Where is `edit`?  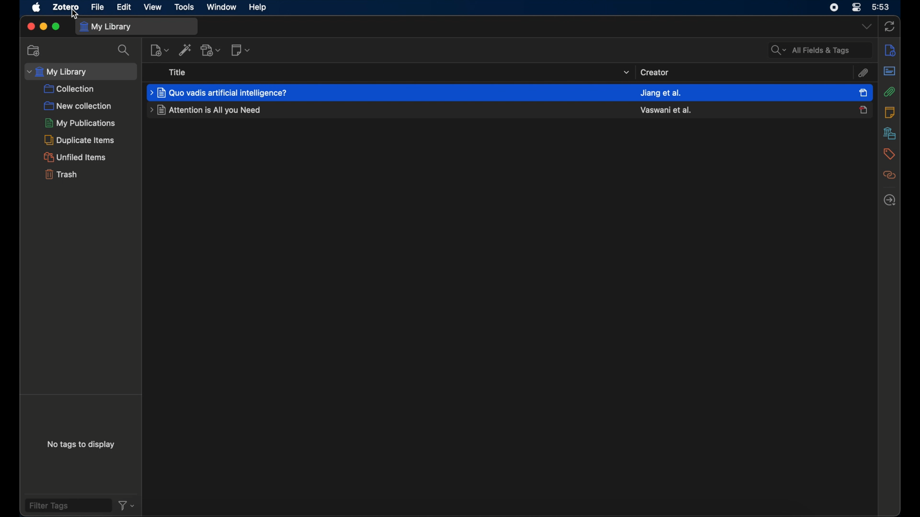 edit is located at coordinates (124, 7).